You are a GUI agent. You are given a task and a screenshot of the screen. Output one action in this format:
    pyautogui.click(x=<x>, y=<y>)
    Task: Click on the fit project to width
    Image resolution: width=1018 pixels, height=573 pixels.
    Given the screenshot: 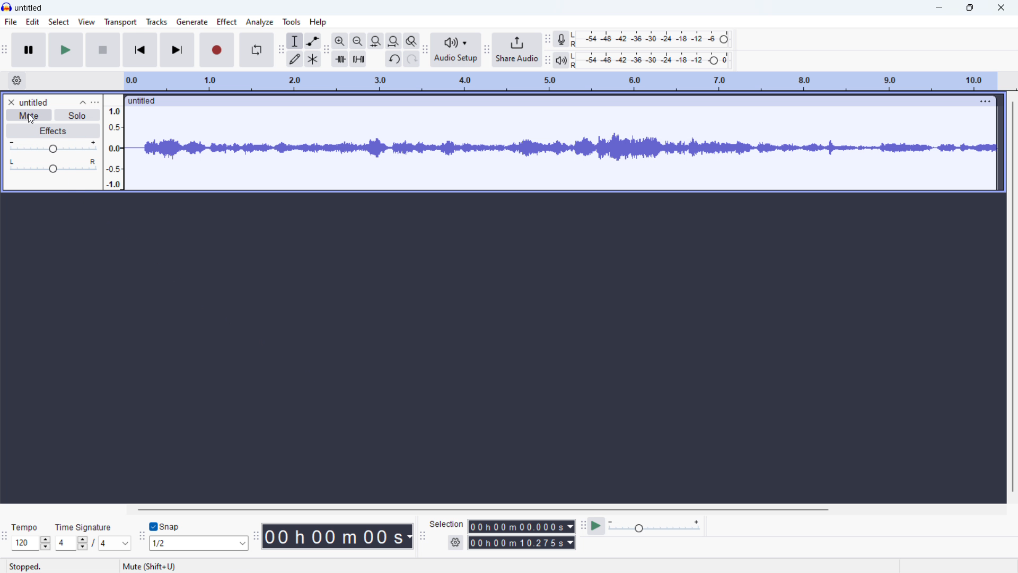 What is the action you would take?
    pyautogui.click(x=393, y=41)
    